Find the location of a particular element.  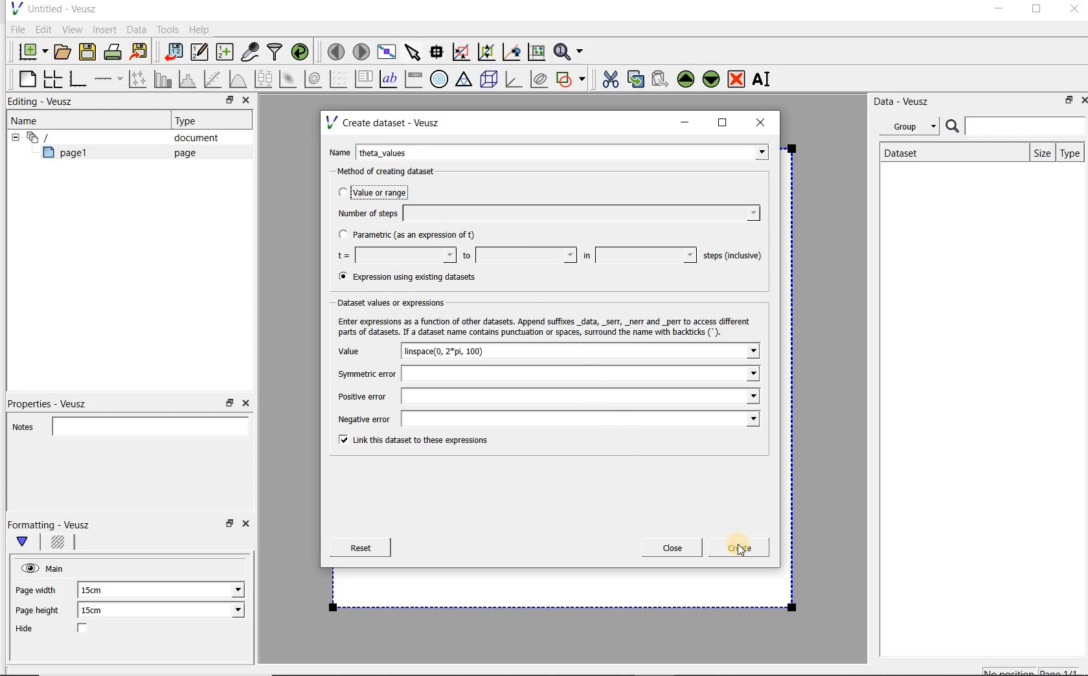

image color bar is located at coordinates (413, 79).